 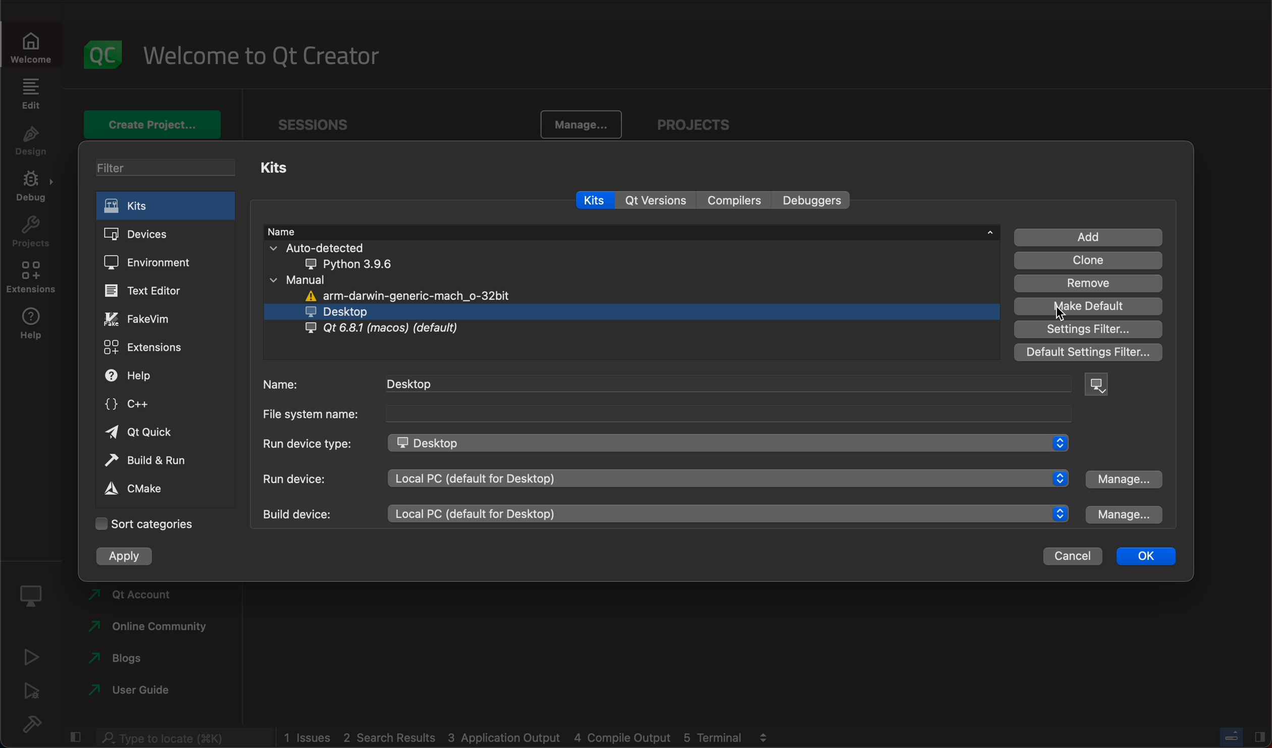 I want to click on Qt account, so click(x=141, y=598).